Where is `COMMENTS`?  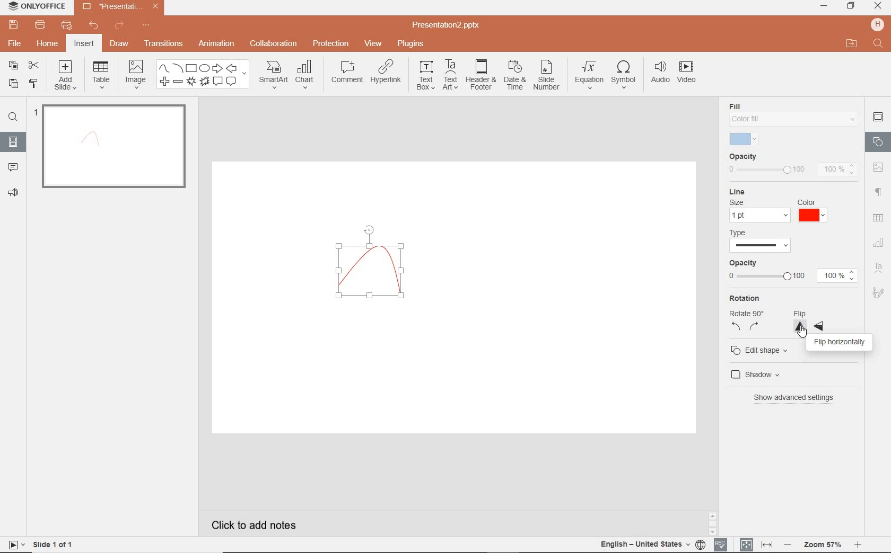 COMMENTS is located at coordinates (12, 166).